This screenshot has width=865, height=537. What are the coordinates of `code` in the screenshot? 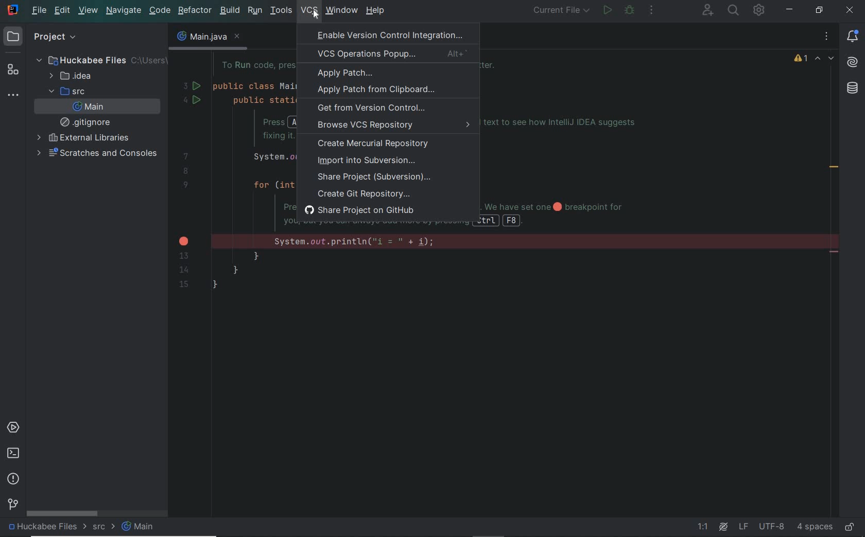 It's located at (160, 11).